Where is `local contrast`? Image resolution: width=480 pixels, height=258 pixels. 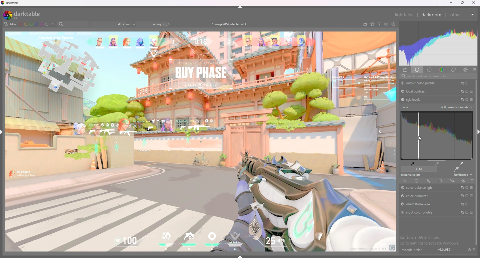
local contrast is located at coordinates (418, 91).